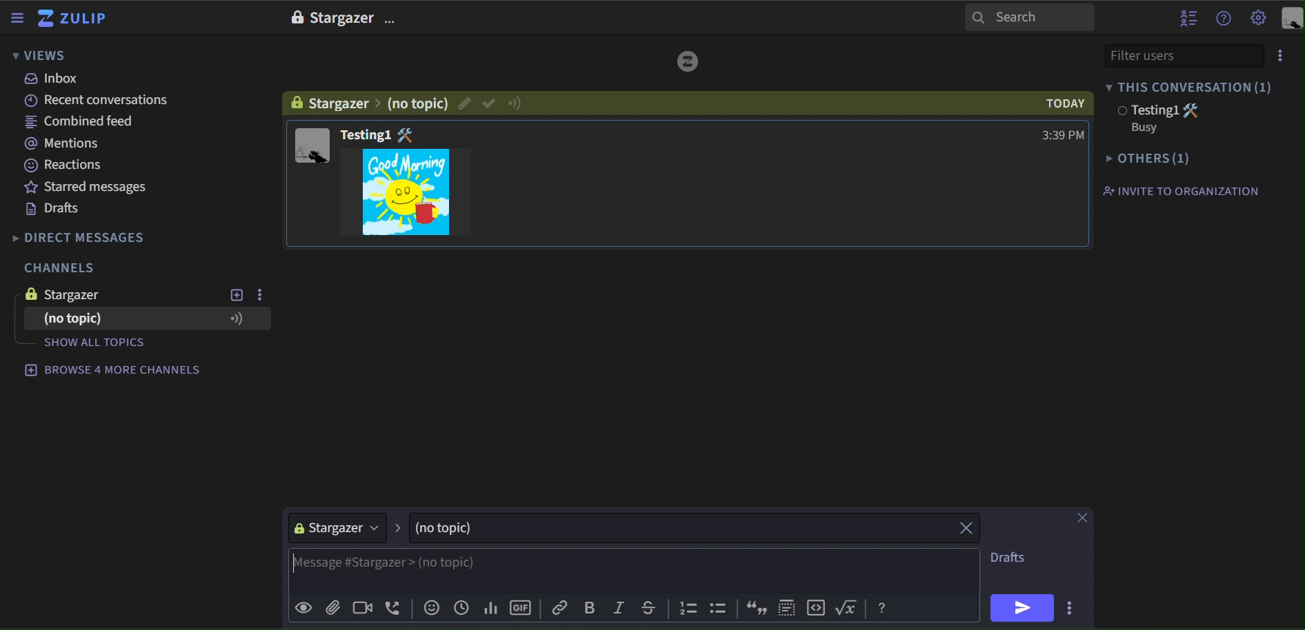  What do you see at coordinates (755, 608) in the screenshot?
I see `icon` at bounding box center [755, 608].